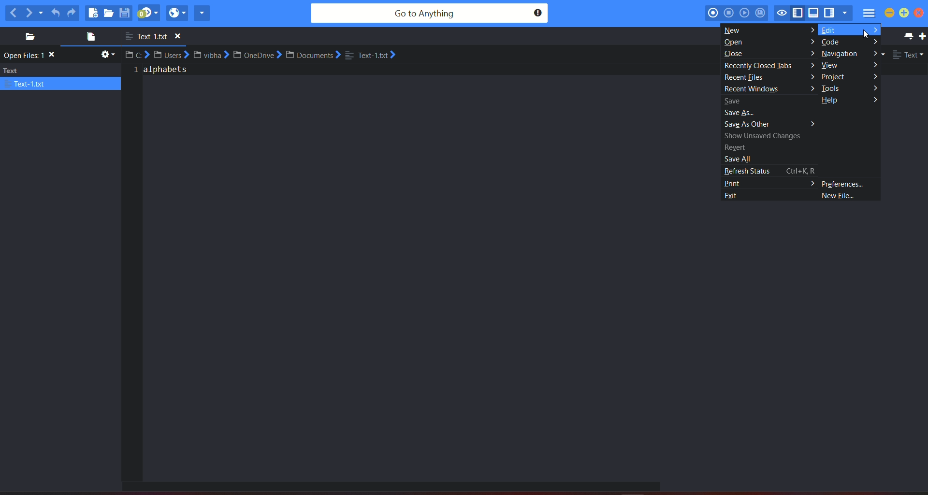 The height and width of the screenshot is (495, 928). What do you see at coordinates (811, 51) in the screenshot?
I see `More` at bounding box center [811, 51].